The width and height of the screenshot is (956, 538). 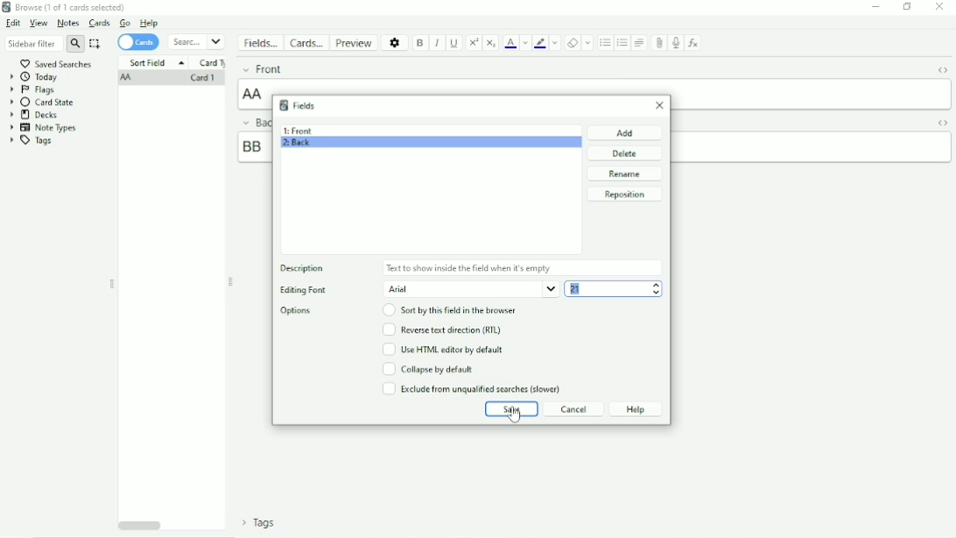 I want to click on Horizontal scrollbar, so click(x=140, y=524).